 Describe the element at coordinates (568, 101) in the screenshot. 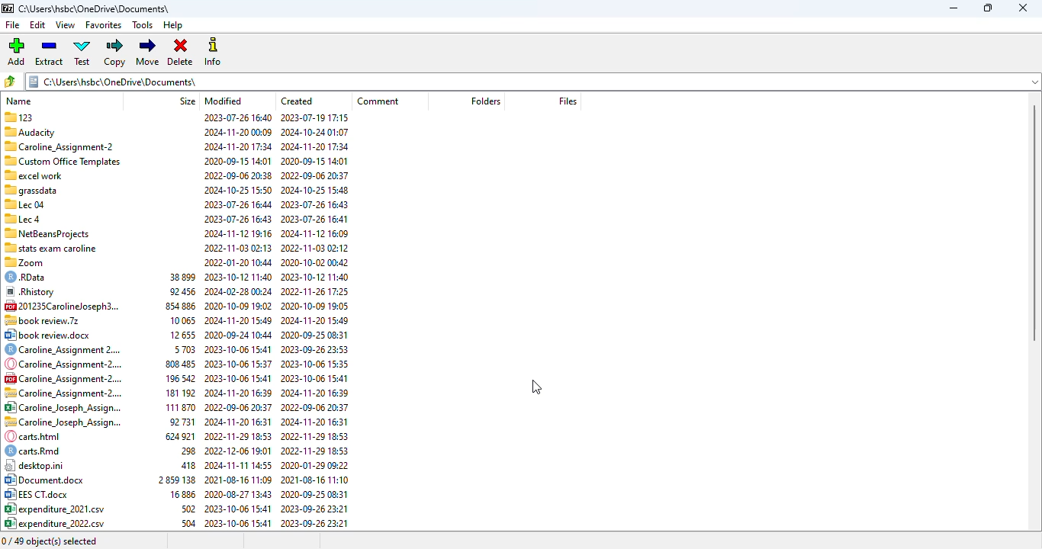

I see `files` at that location.